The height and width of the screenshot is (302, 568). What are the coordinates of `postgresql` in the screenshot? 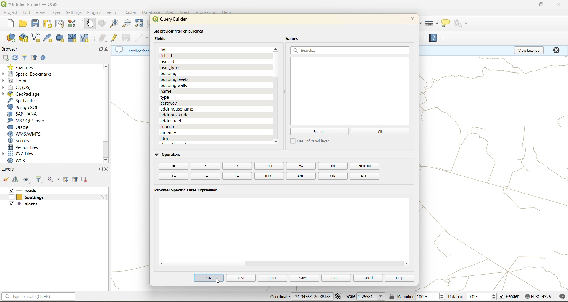 It's located at (25, 107).